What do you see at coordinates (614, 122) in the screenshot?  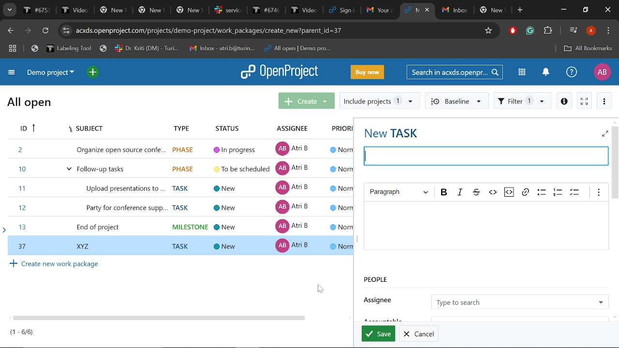 I see `Move up` at bounding box center [614, 122].